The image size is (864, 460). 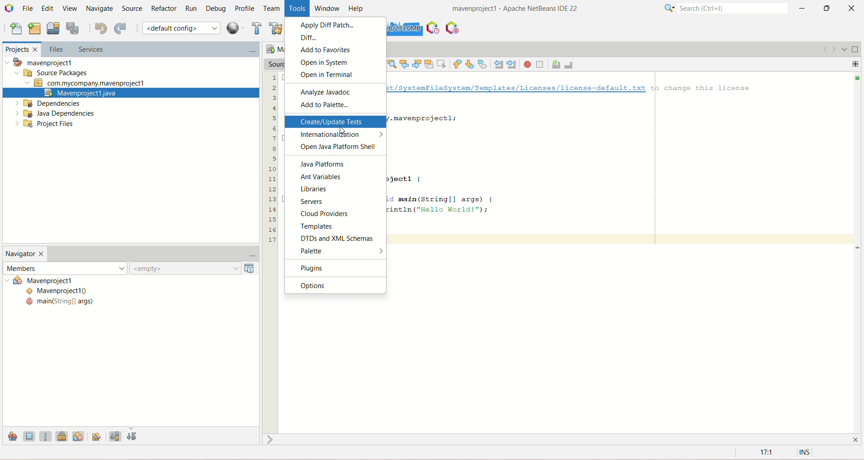 What do you see at coordinates (122, 29) in the screenshot?
I see `redo` at bounding box center [122, 29].